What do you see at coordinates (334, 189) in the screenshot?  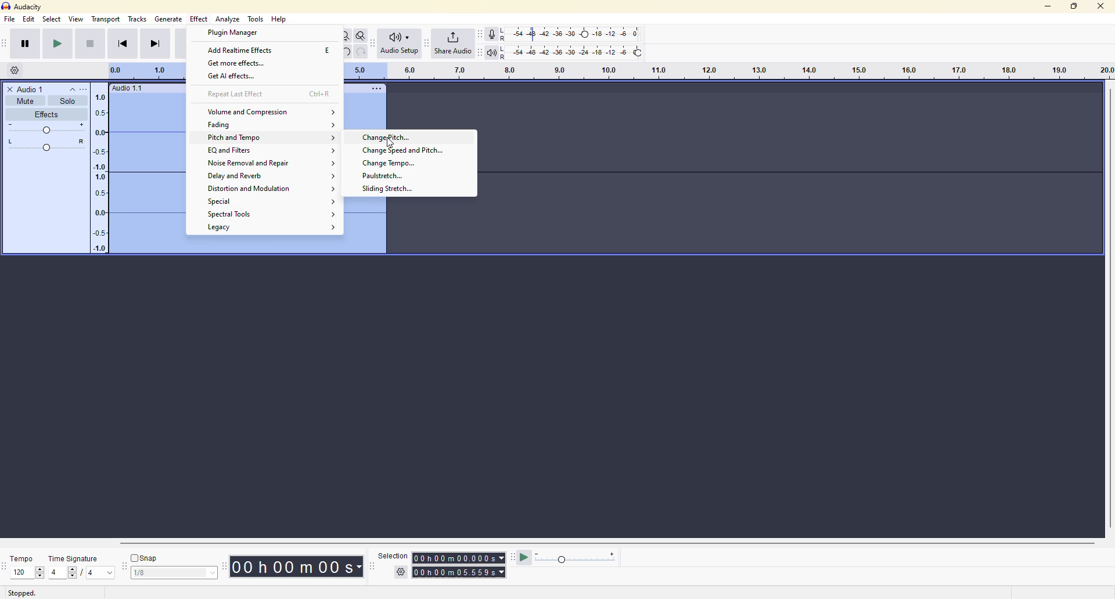 I see `expand` at bounding box center [334, 189].